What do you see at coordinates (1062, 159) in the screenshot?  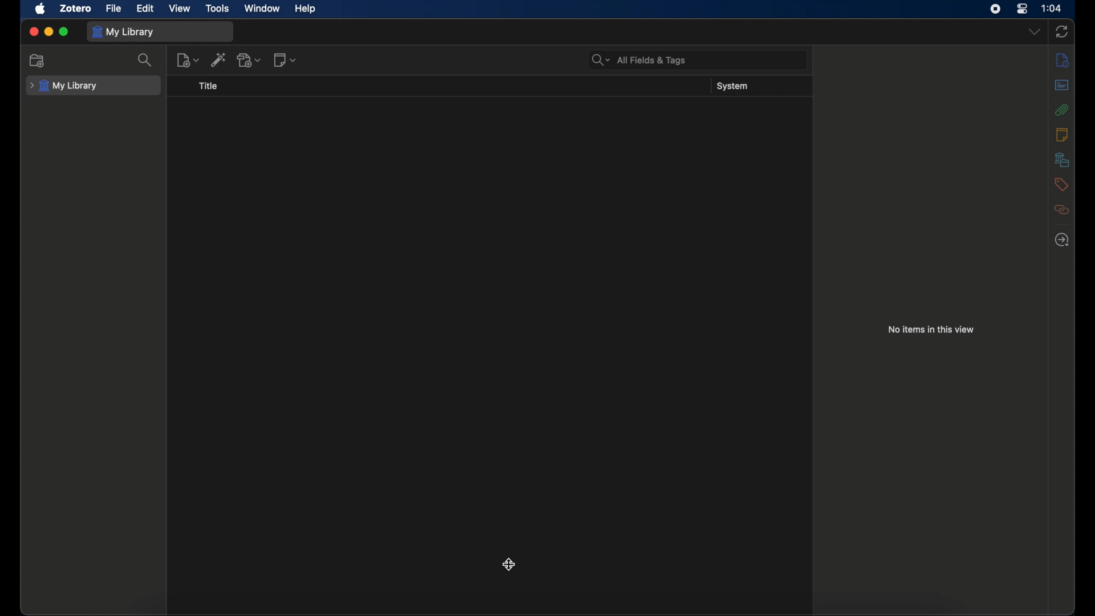 I see `libraries` at bounding box center [1062, 159].